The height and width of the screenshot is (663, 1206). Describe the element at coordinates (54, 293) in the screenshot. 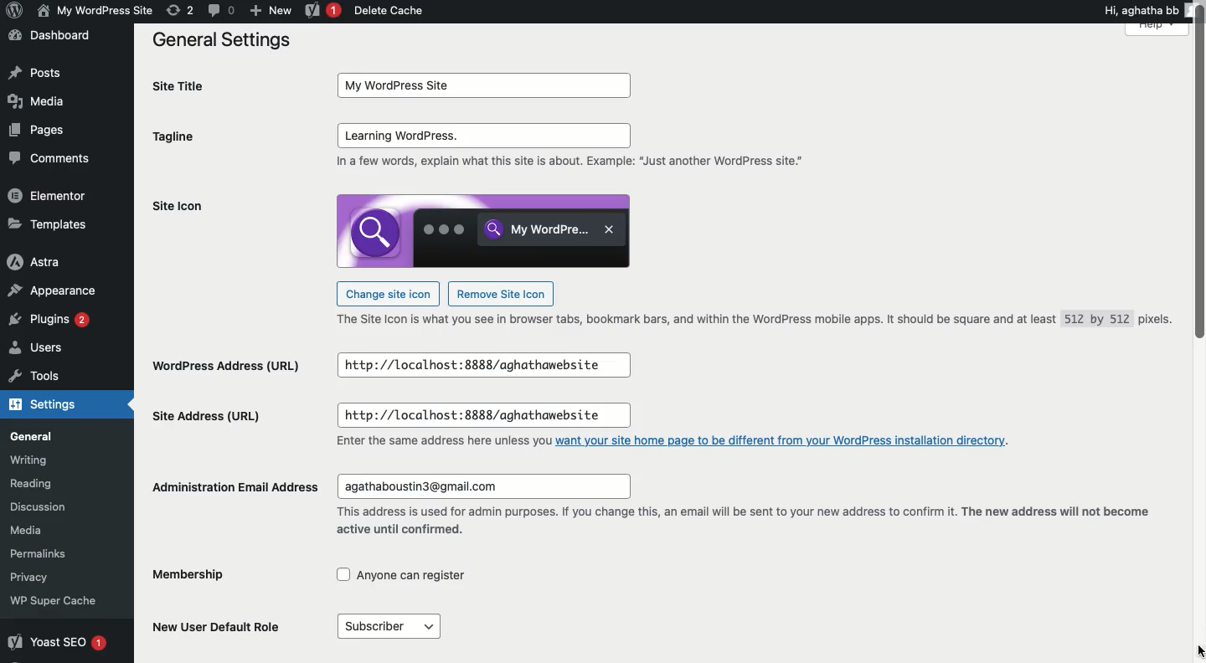

I see `Appearance` at that location.